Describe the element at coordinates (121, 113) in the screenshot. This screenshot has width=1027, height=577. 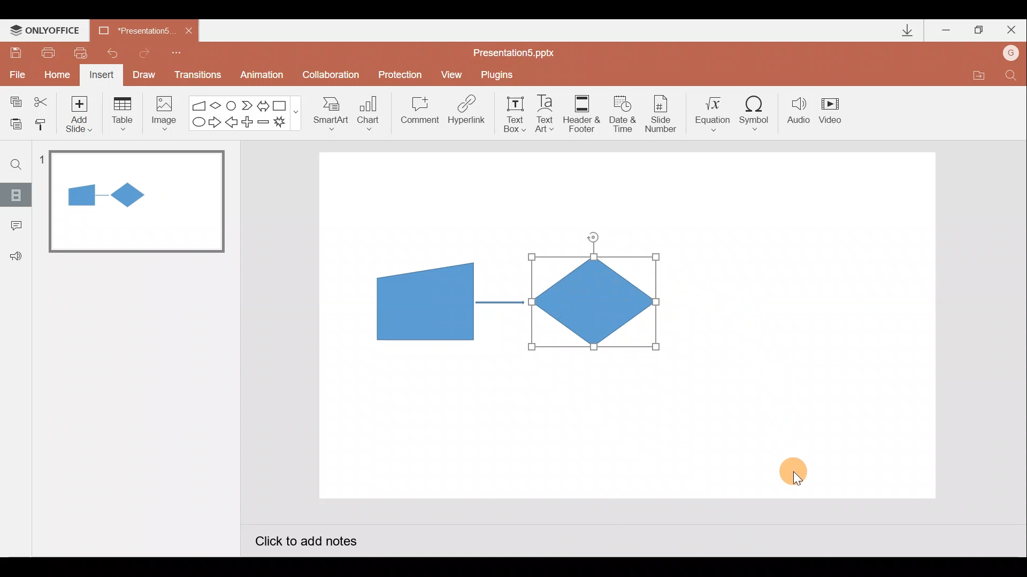
I see `Table` at that location.